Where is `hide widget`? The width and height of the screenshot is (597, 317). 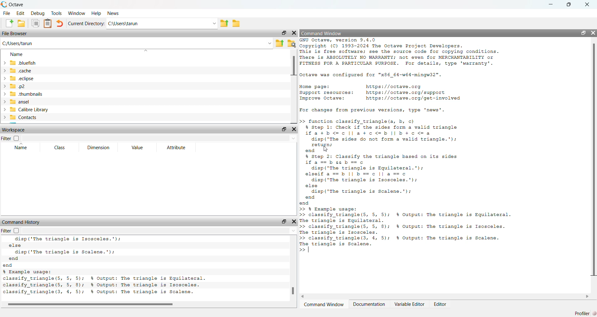 hide widget is located at coordinates (593, 32).